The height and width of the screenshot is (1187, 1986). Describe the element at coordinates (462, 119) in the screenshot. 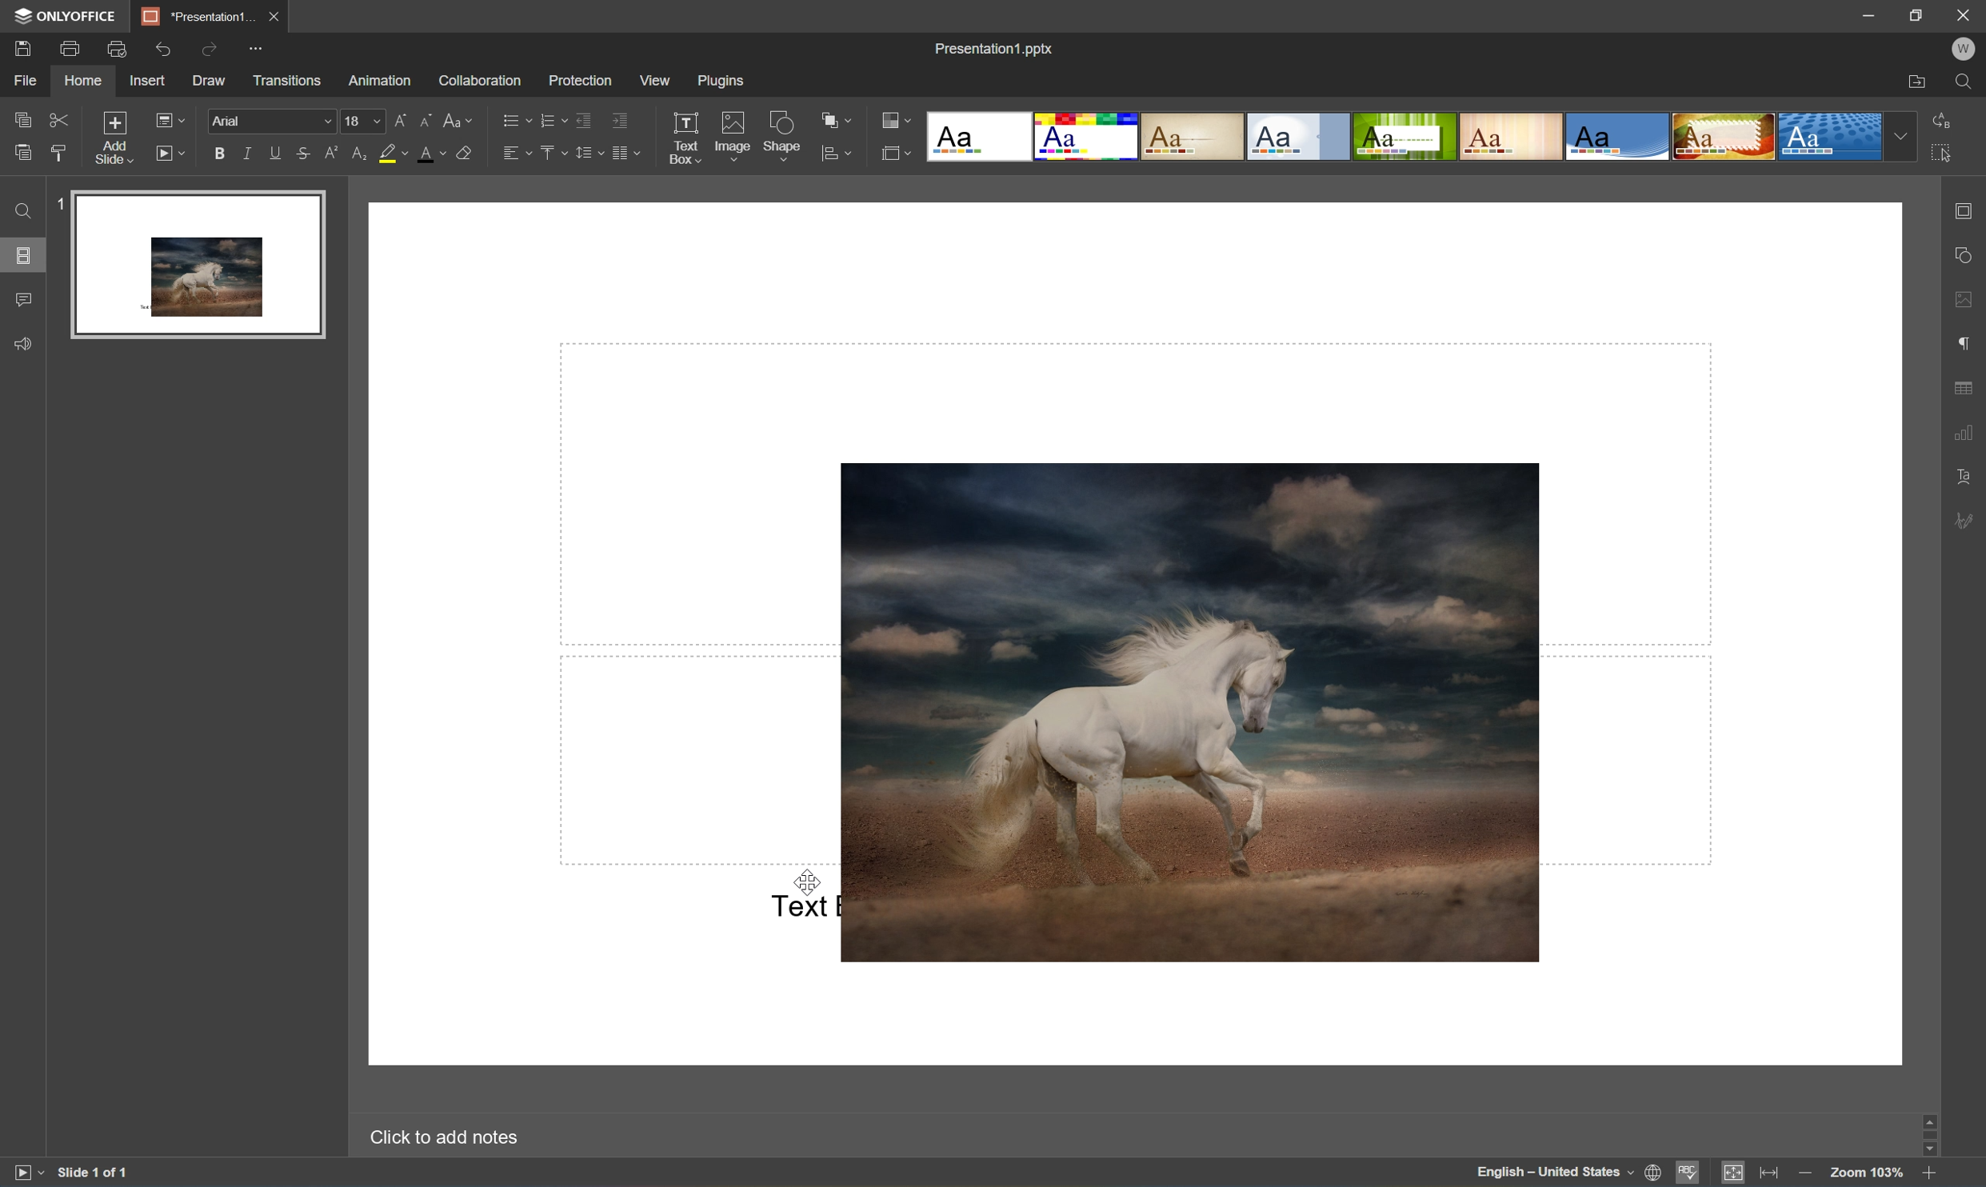

I see `Change case` at that location.